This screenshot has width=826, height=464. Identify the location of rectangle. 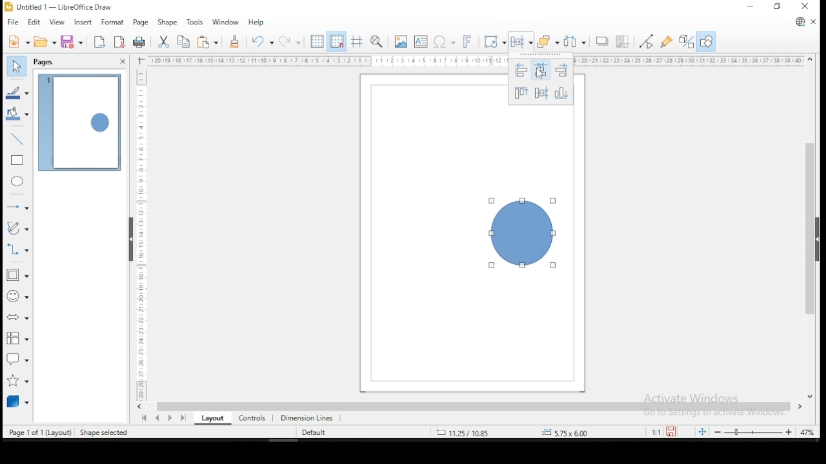
(18, 160).